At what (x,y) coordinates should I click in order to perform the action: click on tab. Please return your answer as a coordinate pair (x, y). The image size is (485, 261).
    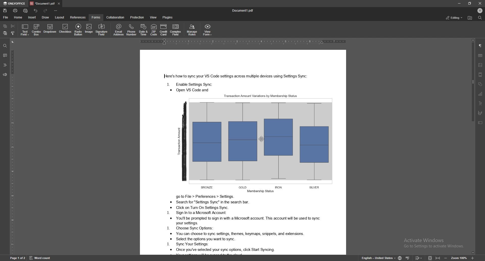
    Looking at the image, I should click on (42, 4).